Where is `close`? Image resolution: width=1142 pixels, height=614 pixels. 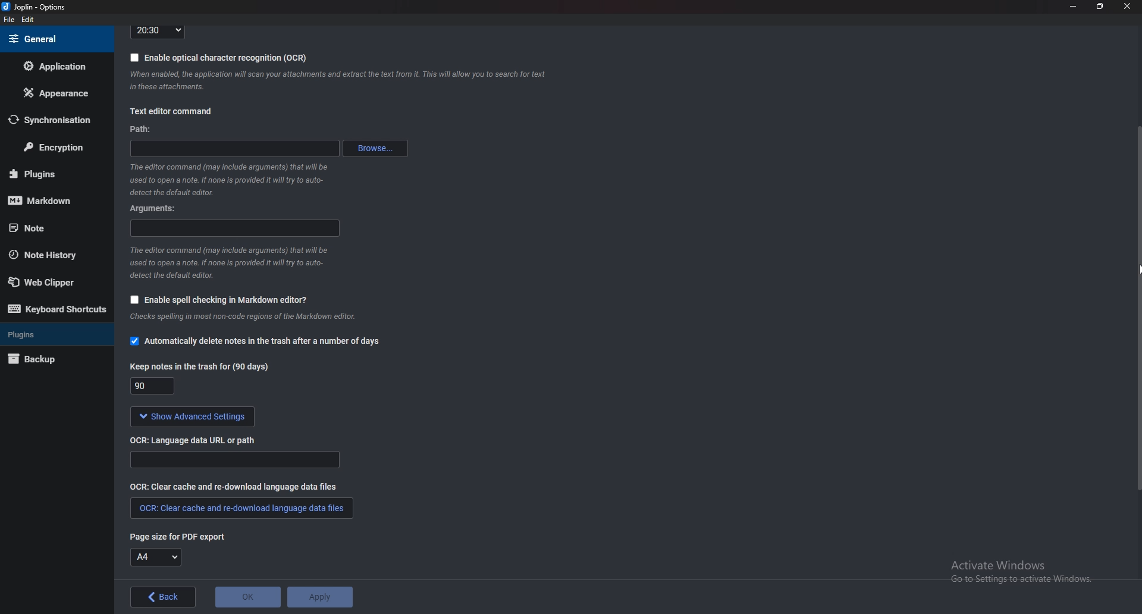
close is located at coordinates (1125, 6).